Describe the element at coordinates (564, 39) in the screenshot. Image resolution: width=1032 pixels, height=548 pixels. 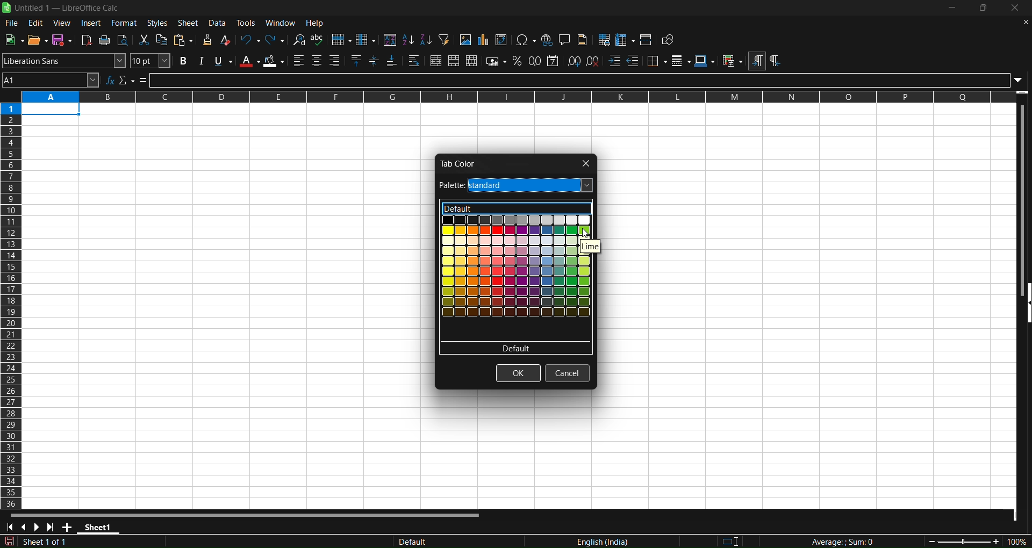
I see `insert comment` at that location.